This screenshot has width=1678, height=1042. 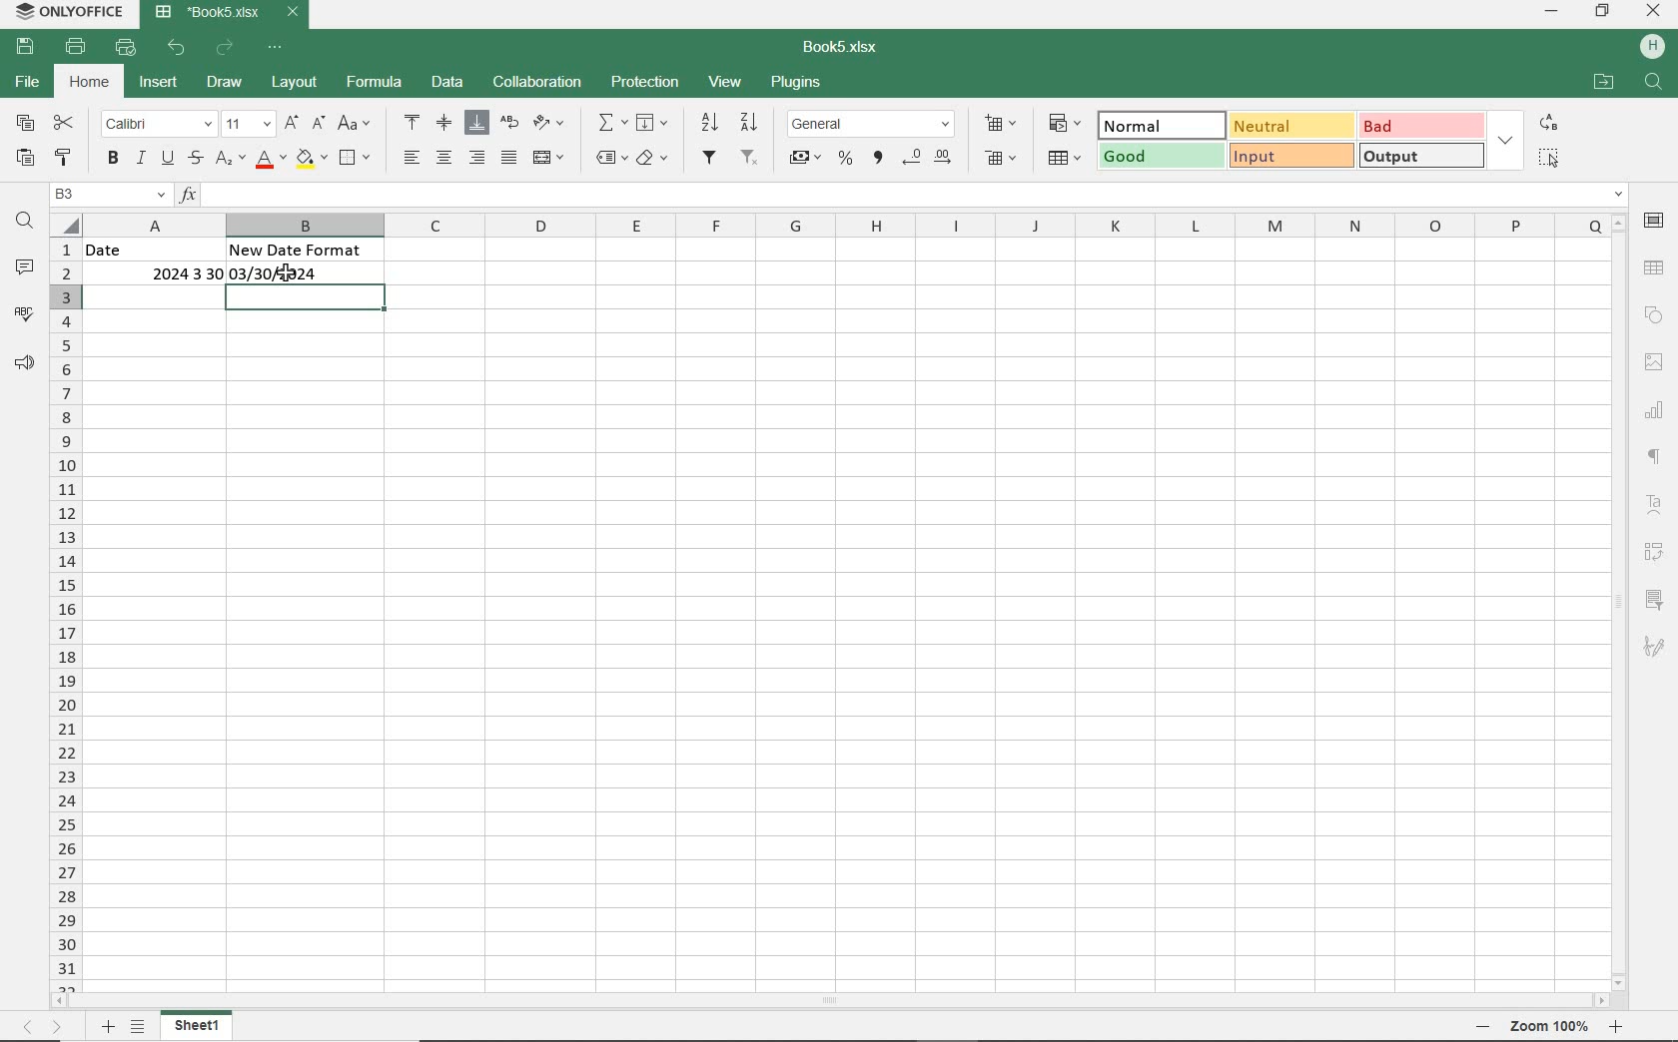 I want to click on NORMAL, so click(x=1158, y=126).